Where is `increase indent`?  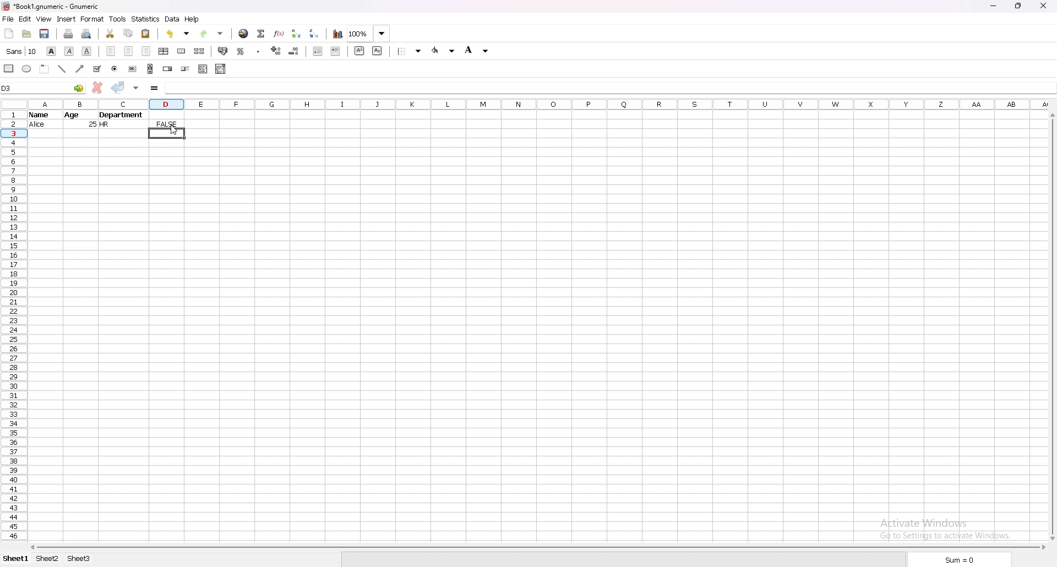
increase indent is located at coordinates (336, 51).